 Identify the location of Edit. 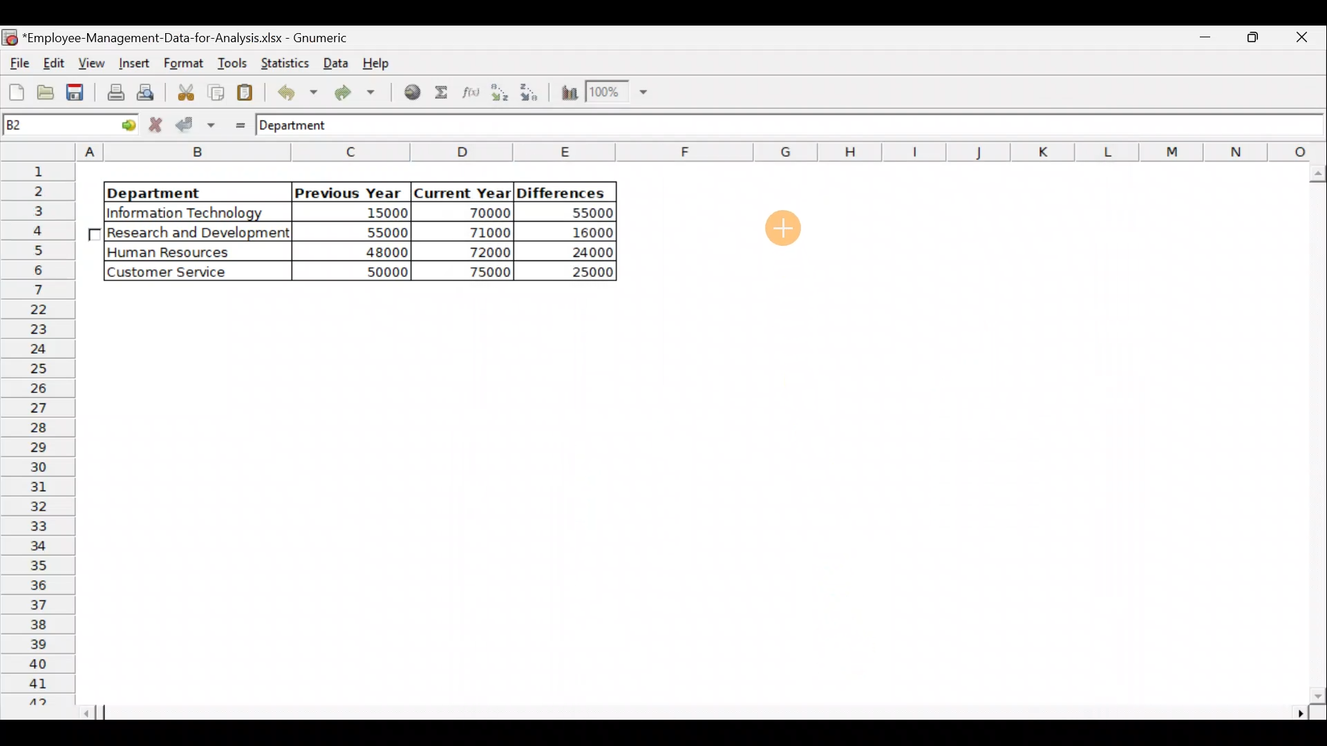
(55, 61).